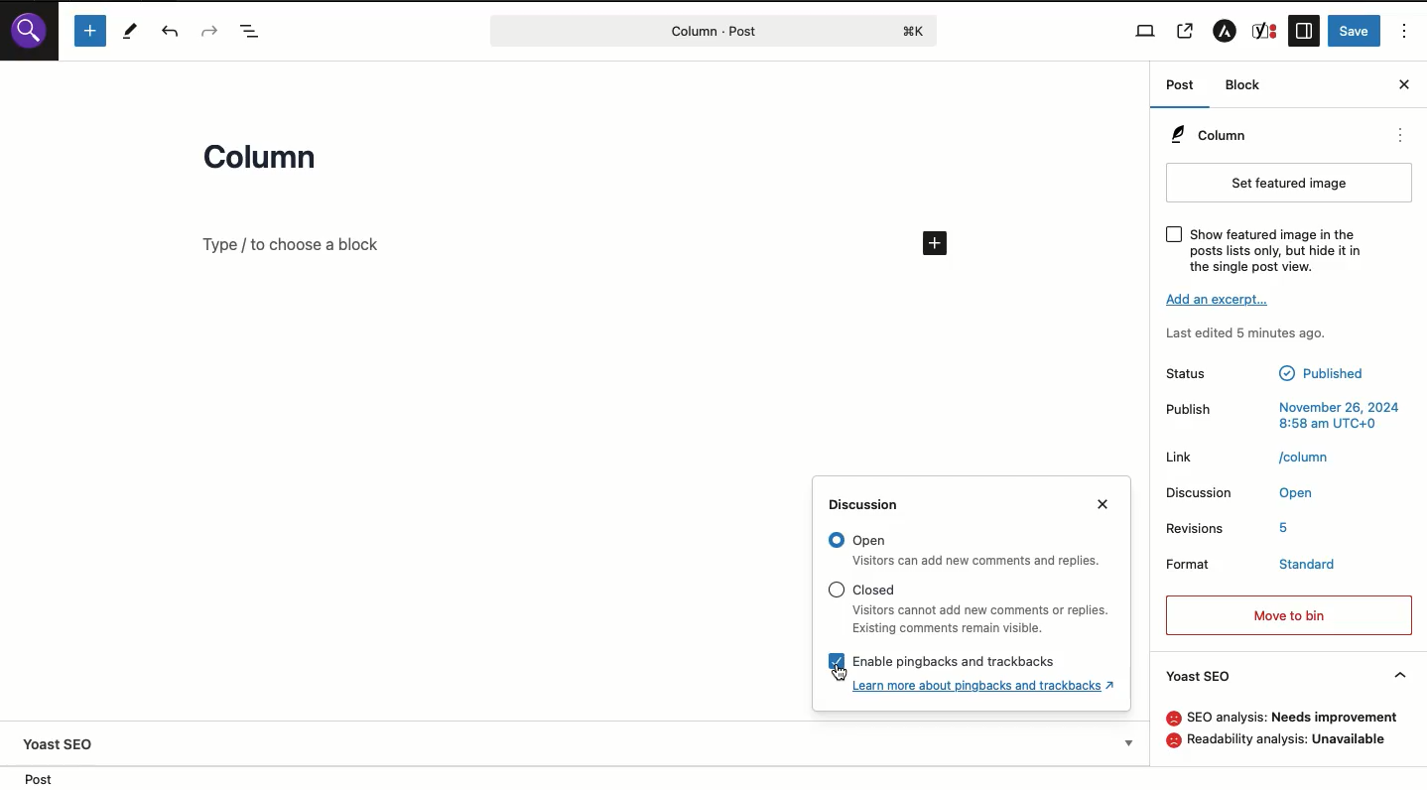 The image size is (1427, 790). What do you see at coordinates (979, 561) in the screenshot?
I see `Open` at bounding box center [979, 561].